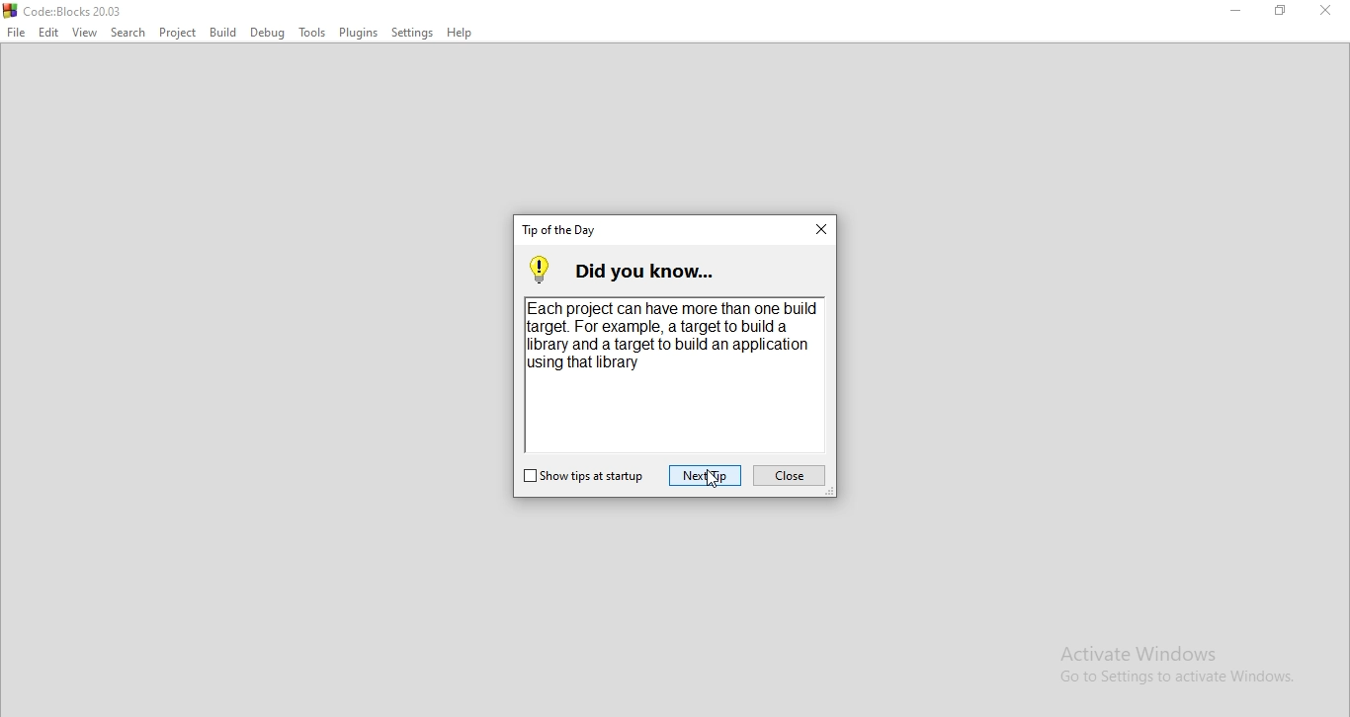 The width and height of the screenshot is (1350, 717). What do you see at coordinates (15, 33) in the screenshot?
I see `File` at bounding box center [15, 33].